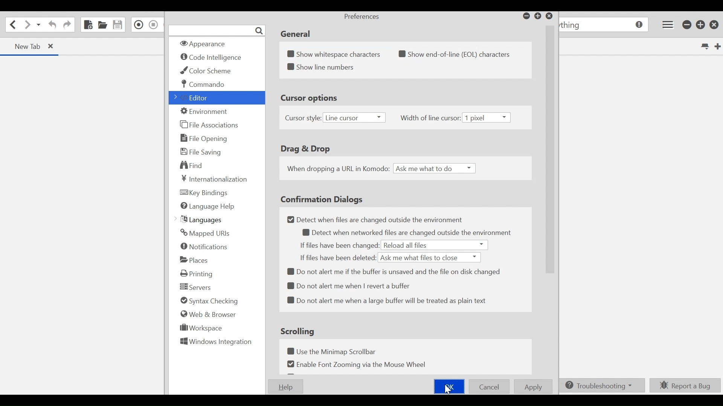  What do you see at coordinates (205, 193) in the screenshot?
I see `Key Bindings` at bounding box center [205, 193].